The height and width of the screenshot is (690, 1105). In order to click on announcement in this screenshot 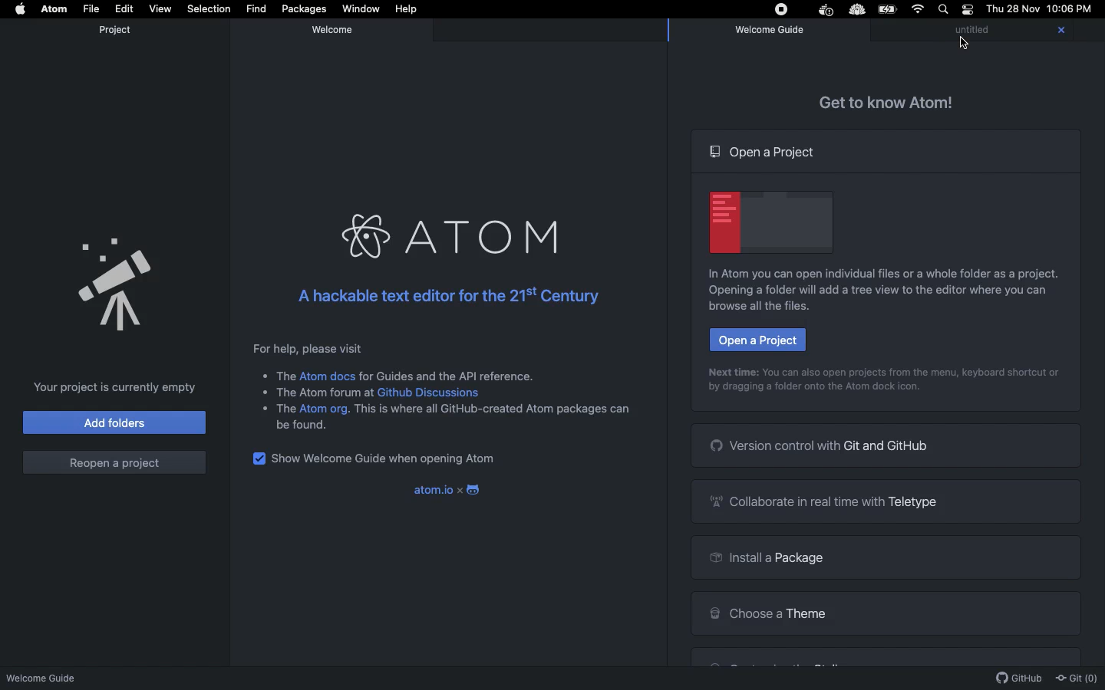, I will do `click(117, 280)`.